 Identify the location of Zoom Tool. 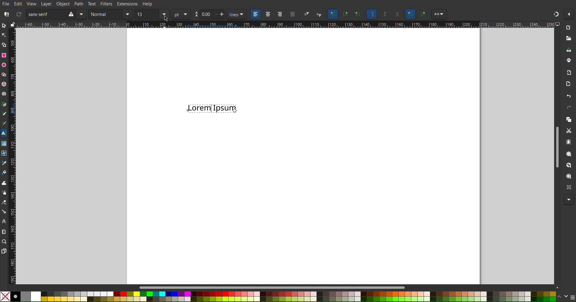
(4, 241).